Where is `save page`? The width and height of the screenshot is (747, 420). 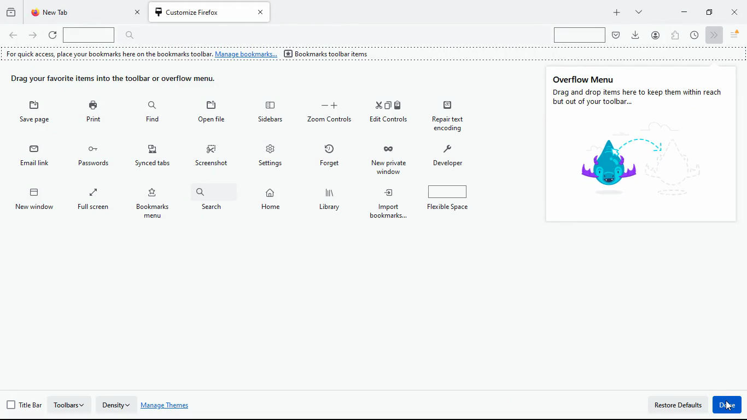
save page is located at coordinates (94, 114).